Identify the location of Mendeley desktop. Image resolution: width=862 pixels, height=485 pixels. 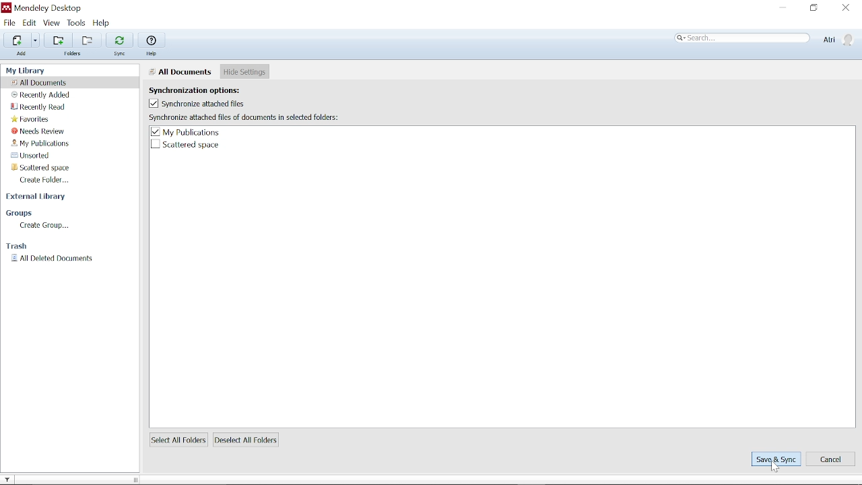
(46, 8).